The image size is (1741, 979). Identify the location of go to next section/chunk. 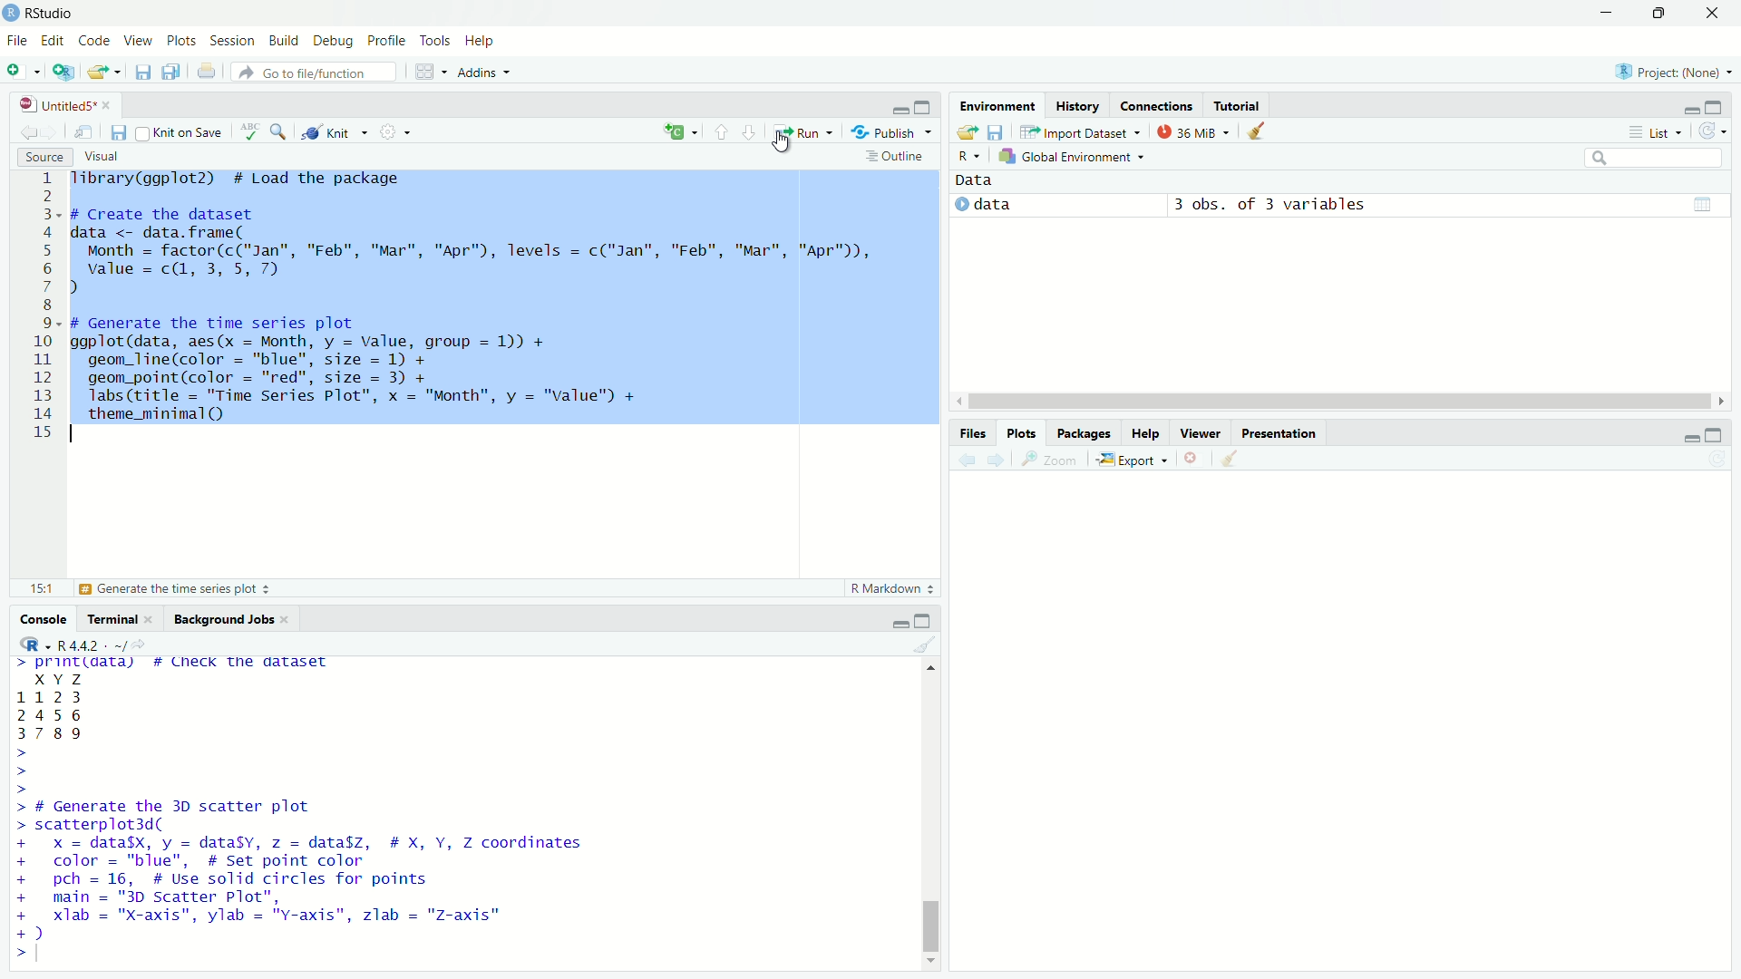
(750, 132).